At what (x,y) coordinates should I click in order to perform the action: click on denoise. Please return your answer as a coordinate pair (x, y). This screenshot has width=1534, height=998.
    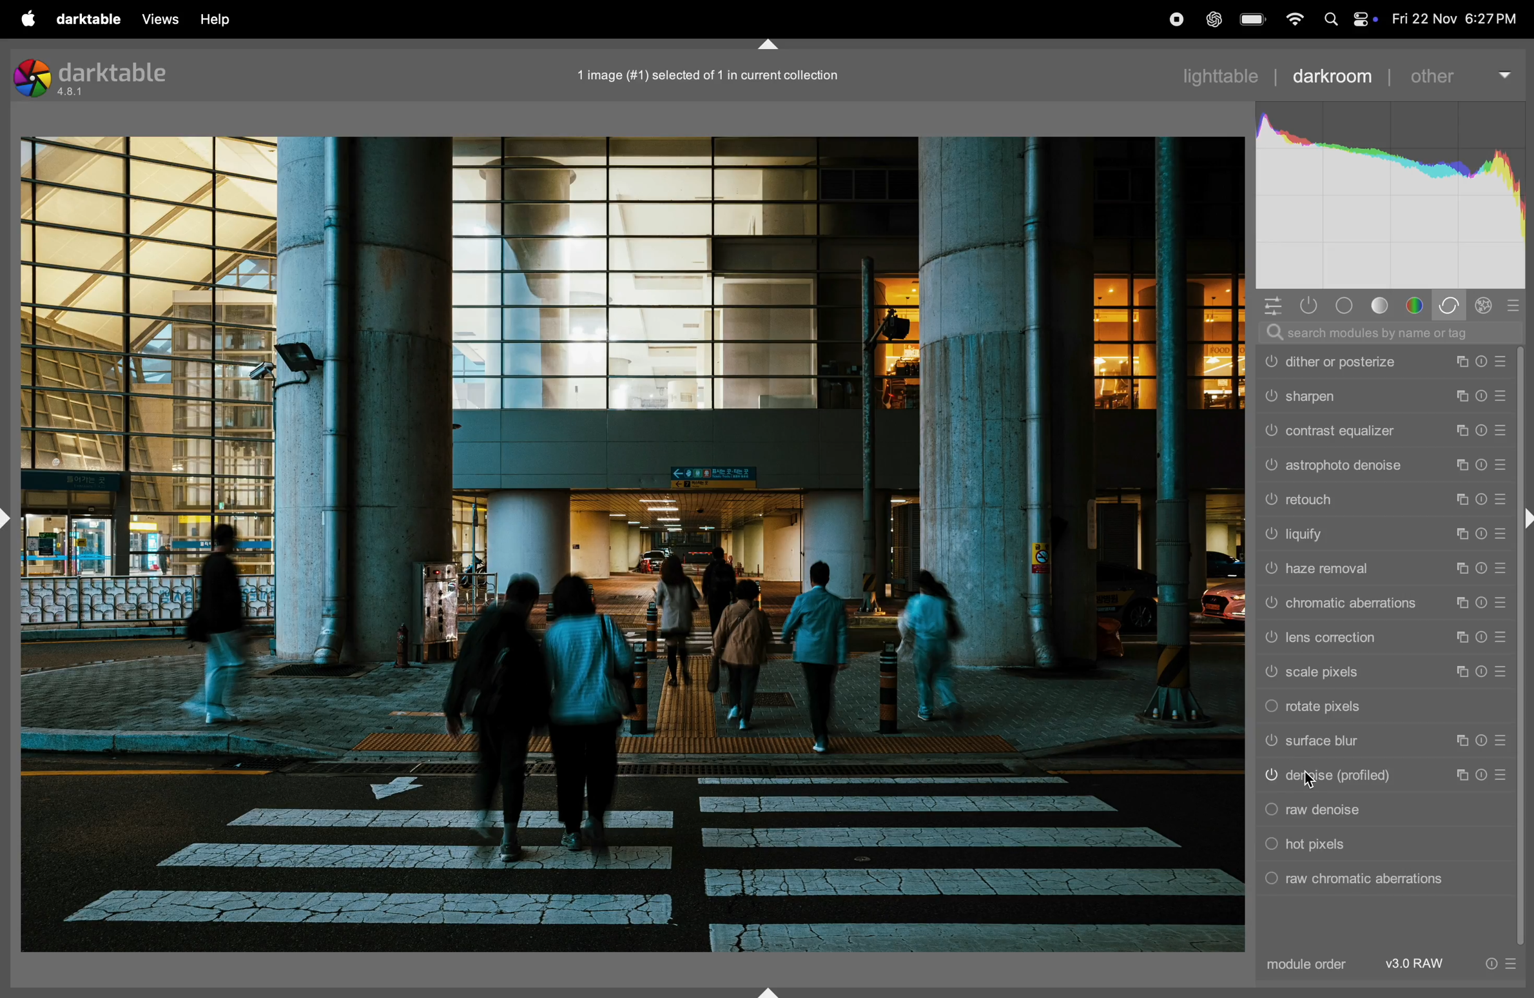
    Looking at the image, I should click on (1386, 776).